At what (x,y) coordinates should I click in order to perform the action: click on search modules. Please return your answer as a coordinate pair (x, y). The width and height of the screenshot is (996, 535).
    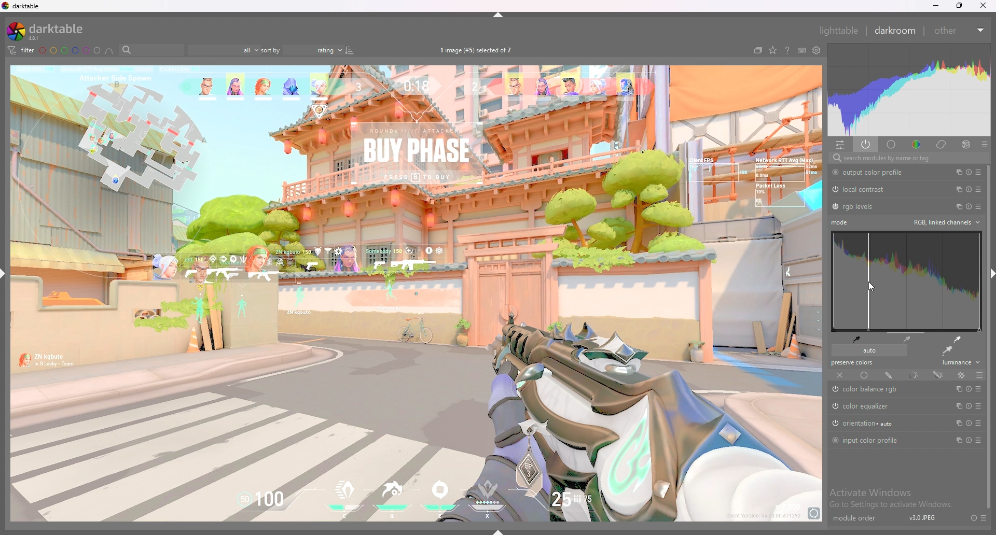
    Looking at the image, I should click on (906, 159).